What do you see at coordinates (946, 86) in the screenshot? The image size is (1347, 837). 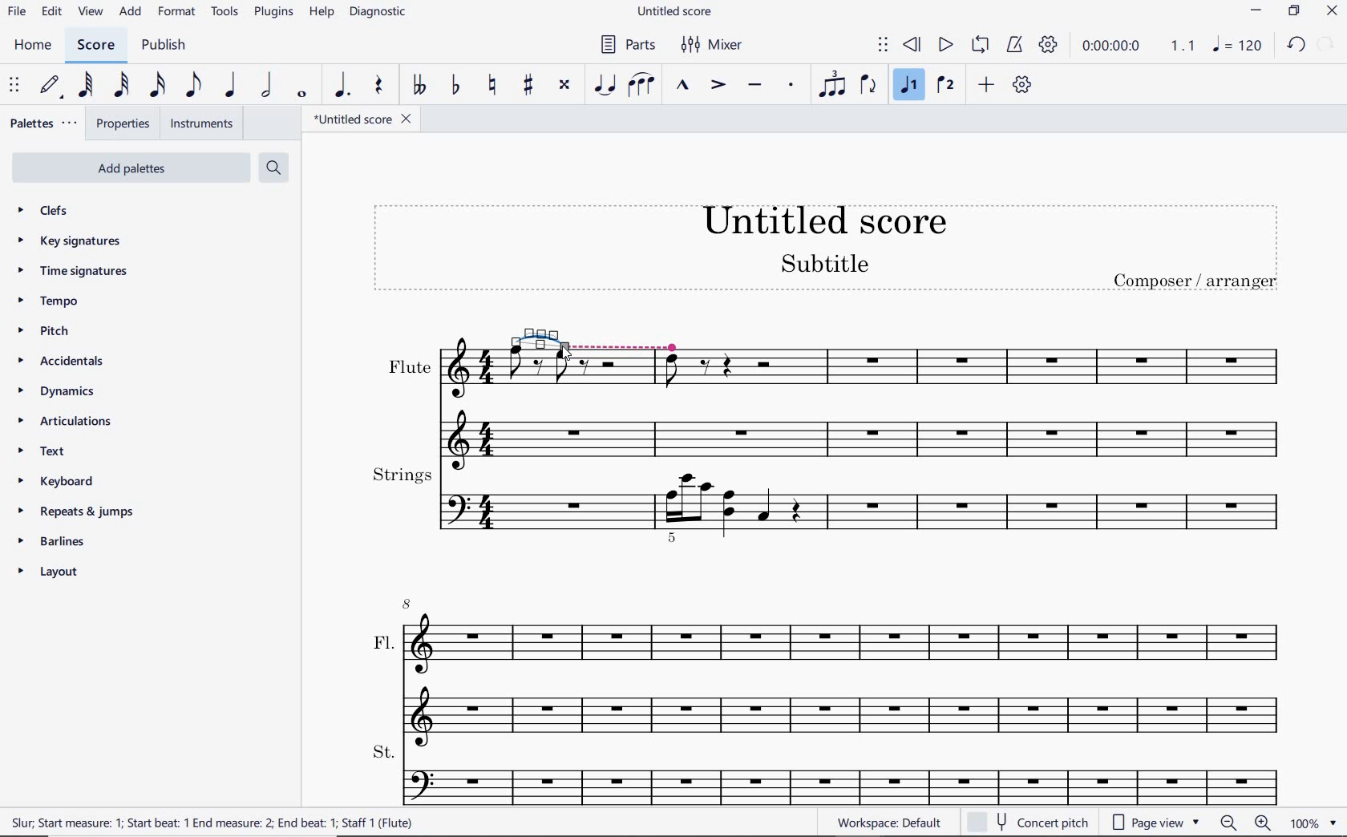 I see `VOICE 2` at bounding box center [946, 86].